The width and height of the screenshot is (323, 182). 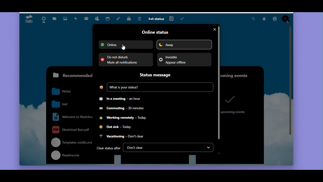 What do you see at coordinates (157, 75) in the screenshot?
I see `Status message` at bounding box center [157, 75].